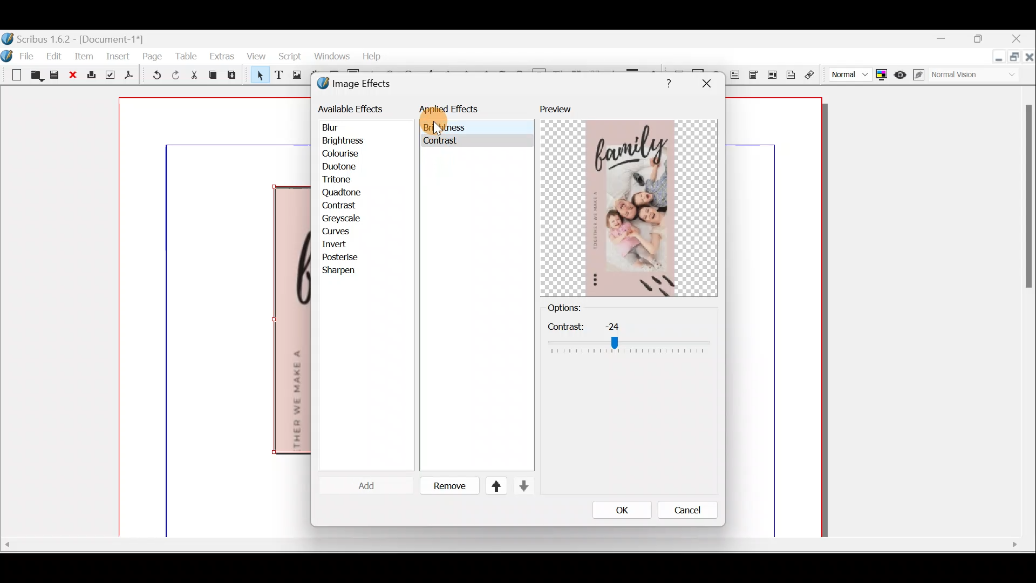  What do you see at coordinates (522, 486) in the screenshot?
I see `Move down` at bounding box center [522, 486].